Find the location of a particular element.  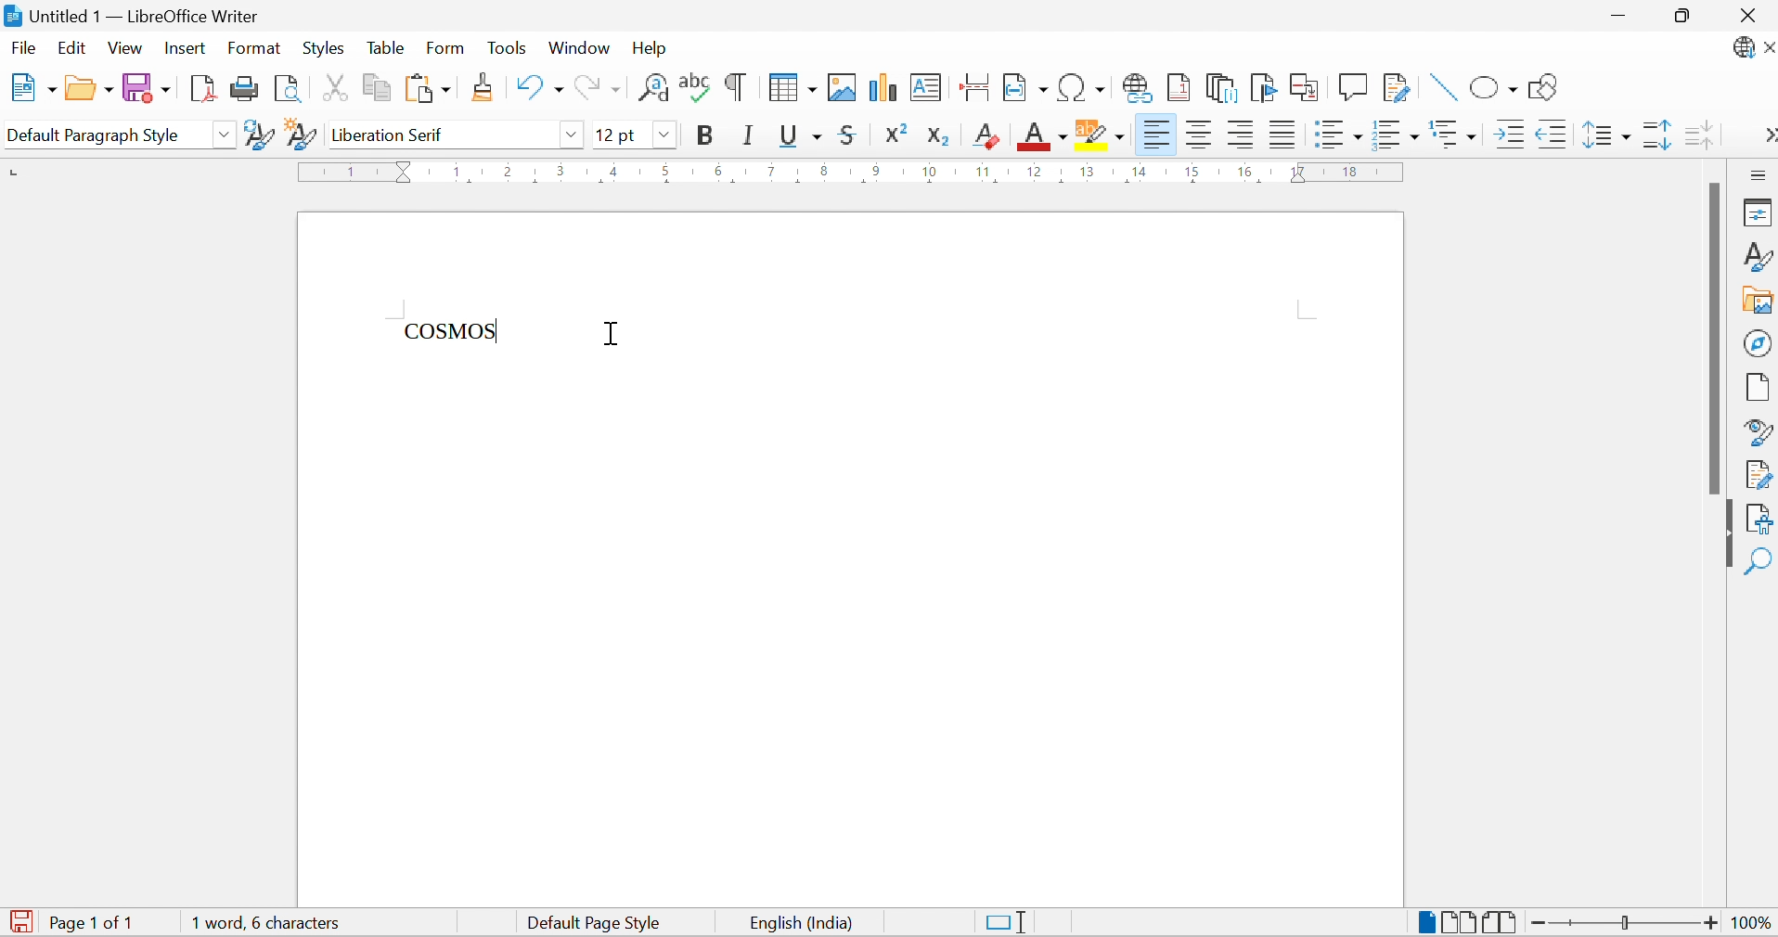

Insert Image is located at coordinates (844, 88).